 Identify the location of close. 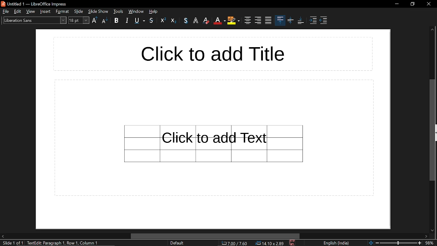
(428, 3).